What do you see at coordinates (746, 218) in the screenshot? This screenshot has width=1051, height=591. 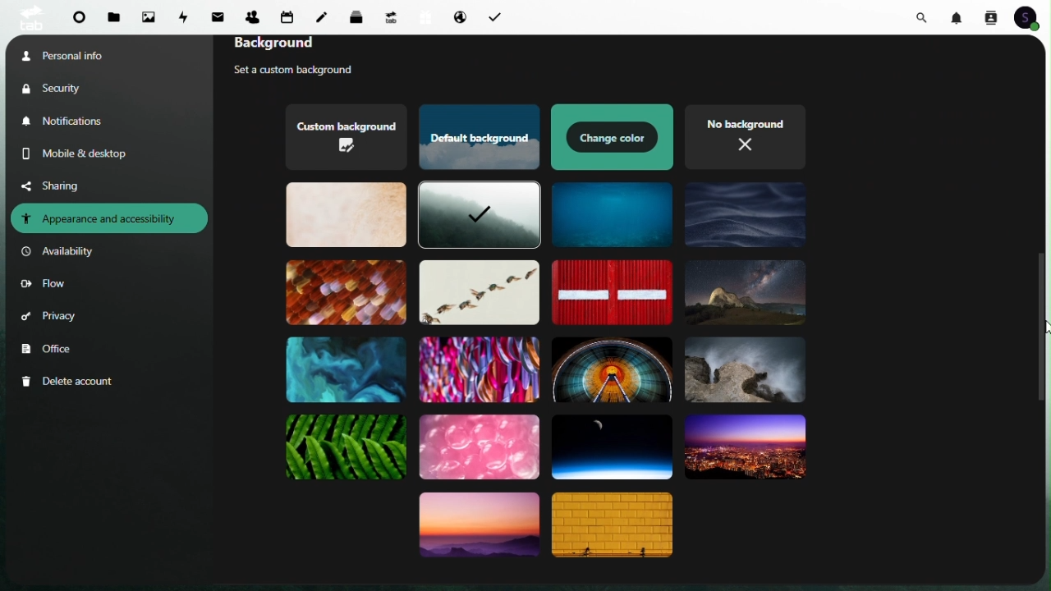 I see `Themes` at bounding box center [746, 218].